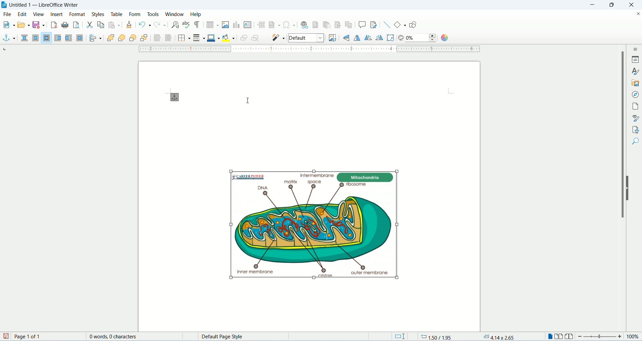  I want to click on find and replace, so click(175, 25).